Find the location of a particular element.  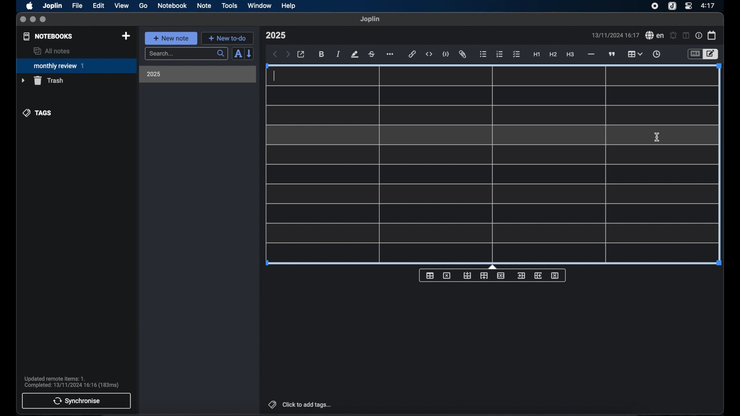

notebook is located at coordinates (172, 6).